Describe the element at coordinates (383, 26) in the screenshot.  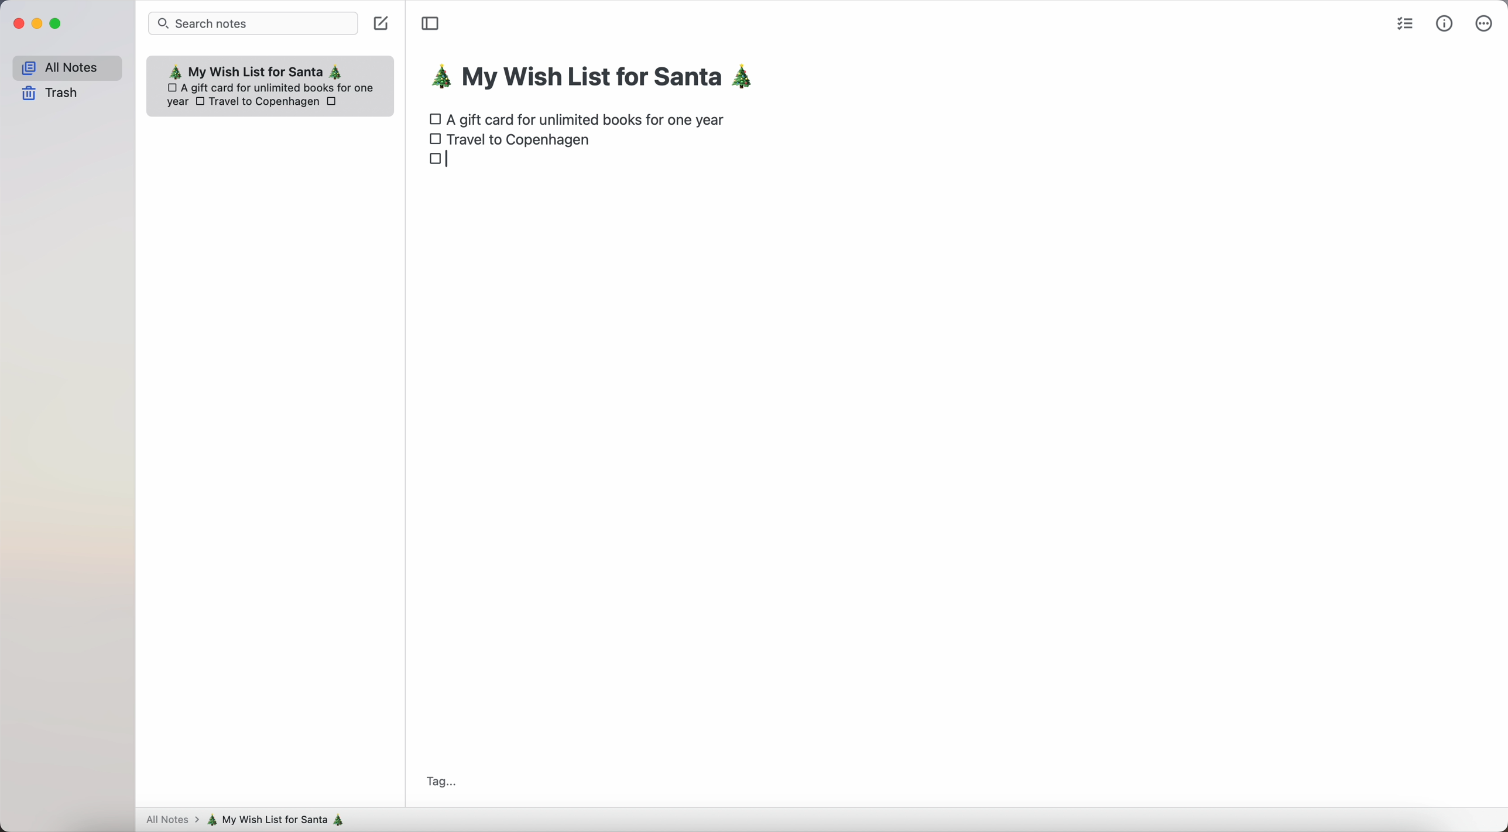
I see `create note` at that location.